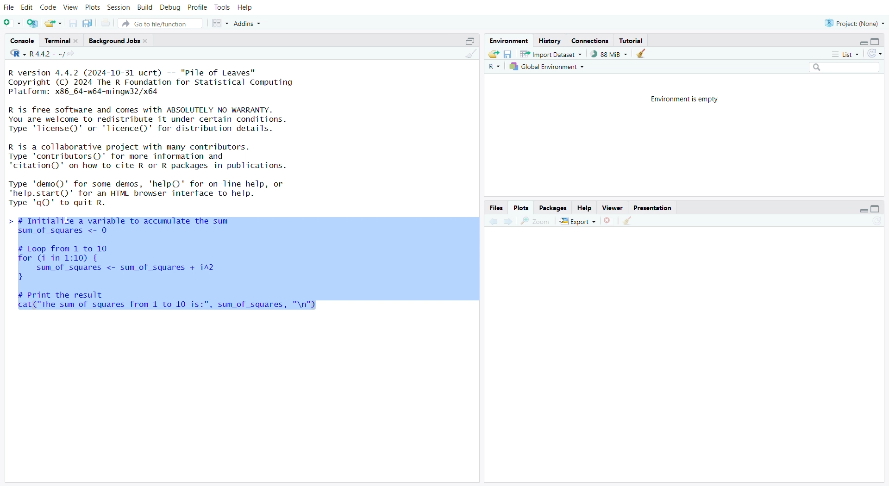 Image resolution: width=889 pixels, height=486 pixels. What do you see at coordinates (535, 222) in the screenshot?
I see `zoom` at bounding box center [535, 222].